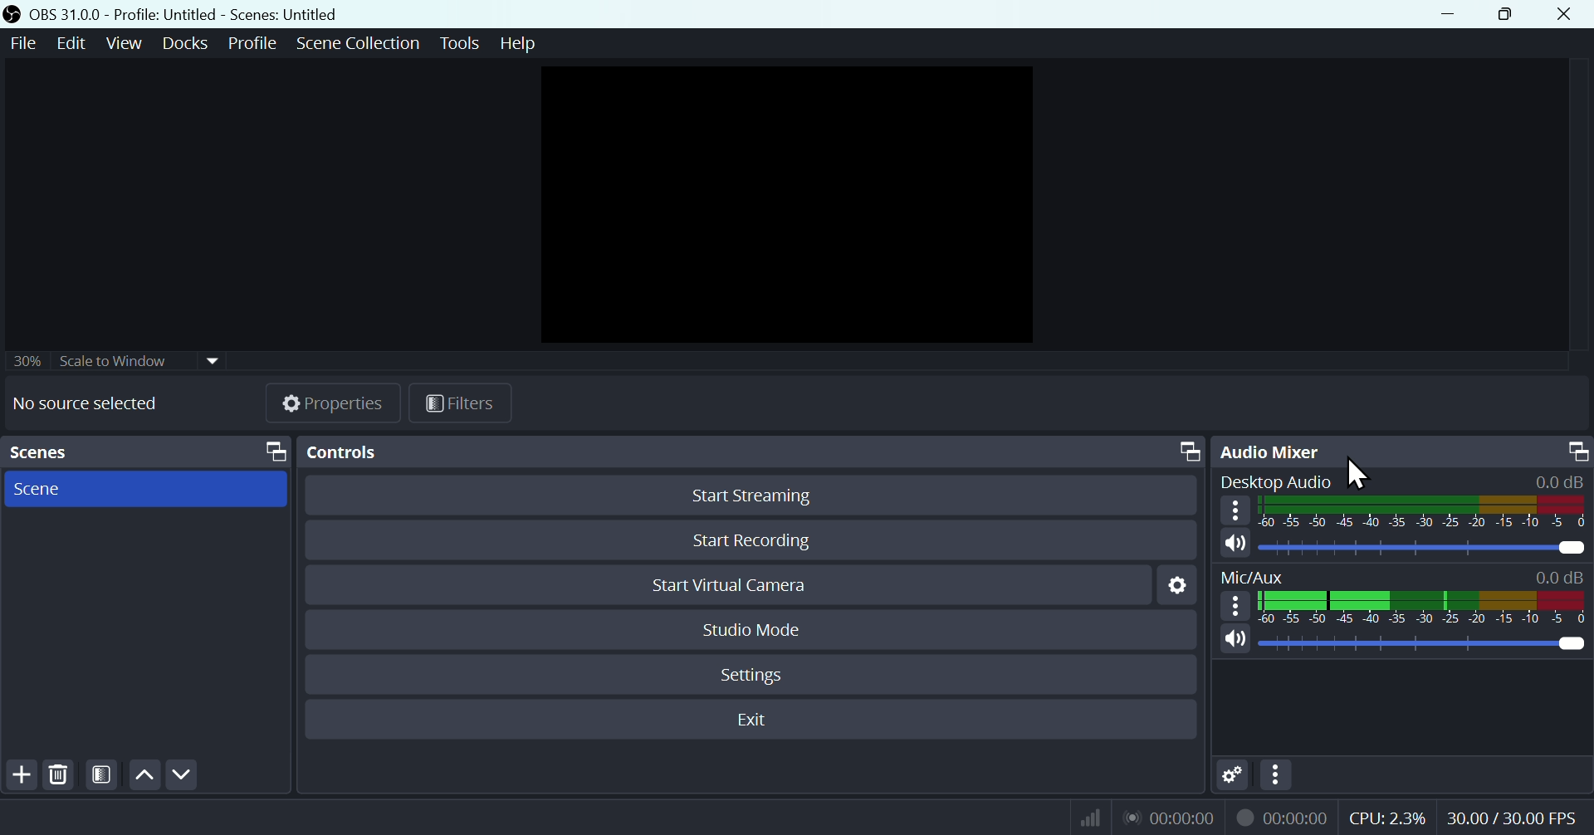 Image resolution: width=1594 pixels, height=835 pixels. Describe the element at coordinates (1406, 451) in the screenshot. I see `Audio mixer` at that location.